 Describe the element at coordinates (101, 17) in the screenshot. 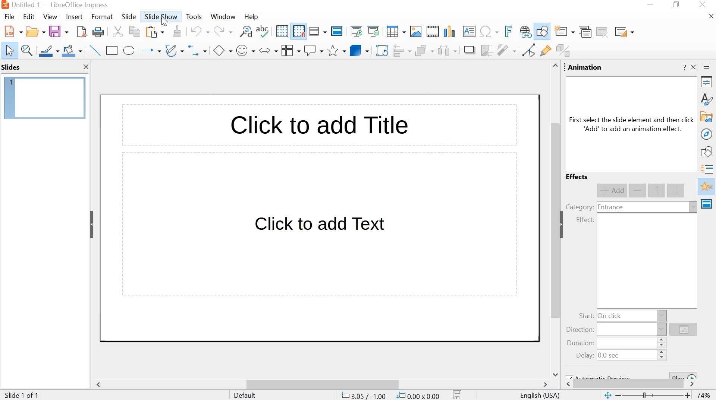

I see `format menu` at that location.